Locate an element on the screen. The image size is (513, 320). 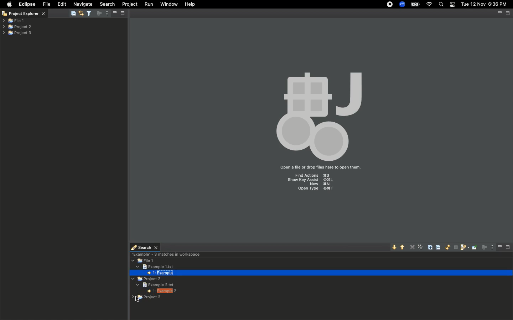
Project 3 is located at coordinates (148, 297).